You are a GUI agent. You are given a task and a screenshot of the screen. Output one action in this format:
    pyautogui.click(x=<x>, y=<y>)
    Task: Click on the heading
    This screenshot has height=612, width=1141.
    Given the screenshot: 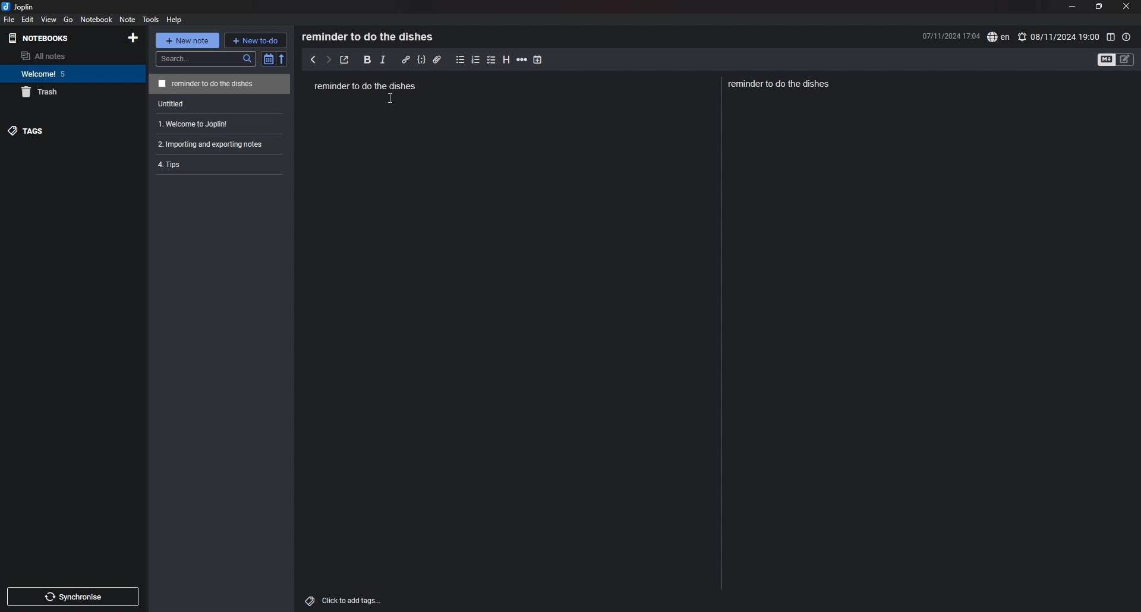 What is the action you would take?
    pyautogui.click(x=506, y=60)
    